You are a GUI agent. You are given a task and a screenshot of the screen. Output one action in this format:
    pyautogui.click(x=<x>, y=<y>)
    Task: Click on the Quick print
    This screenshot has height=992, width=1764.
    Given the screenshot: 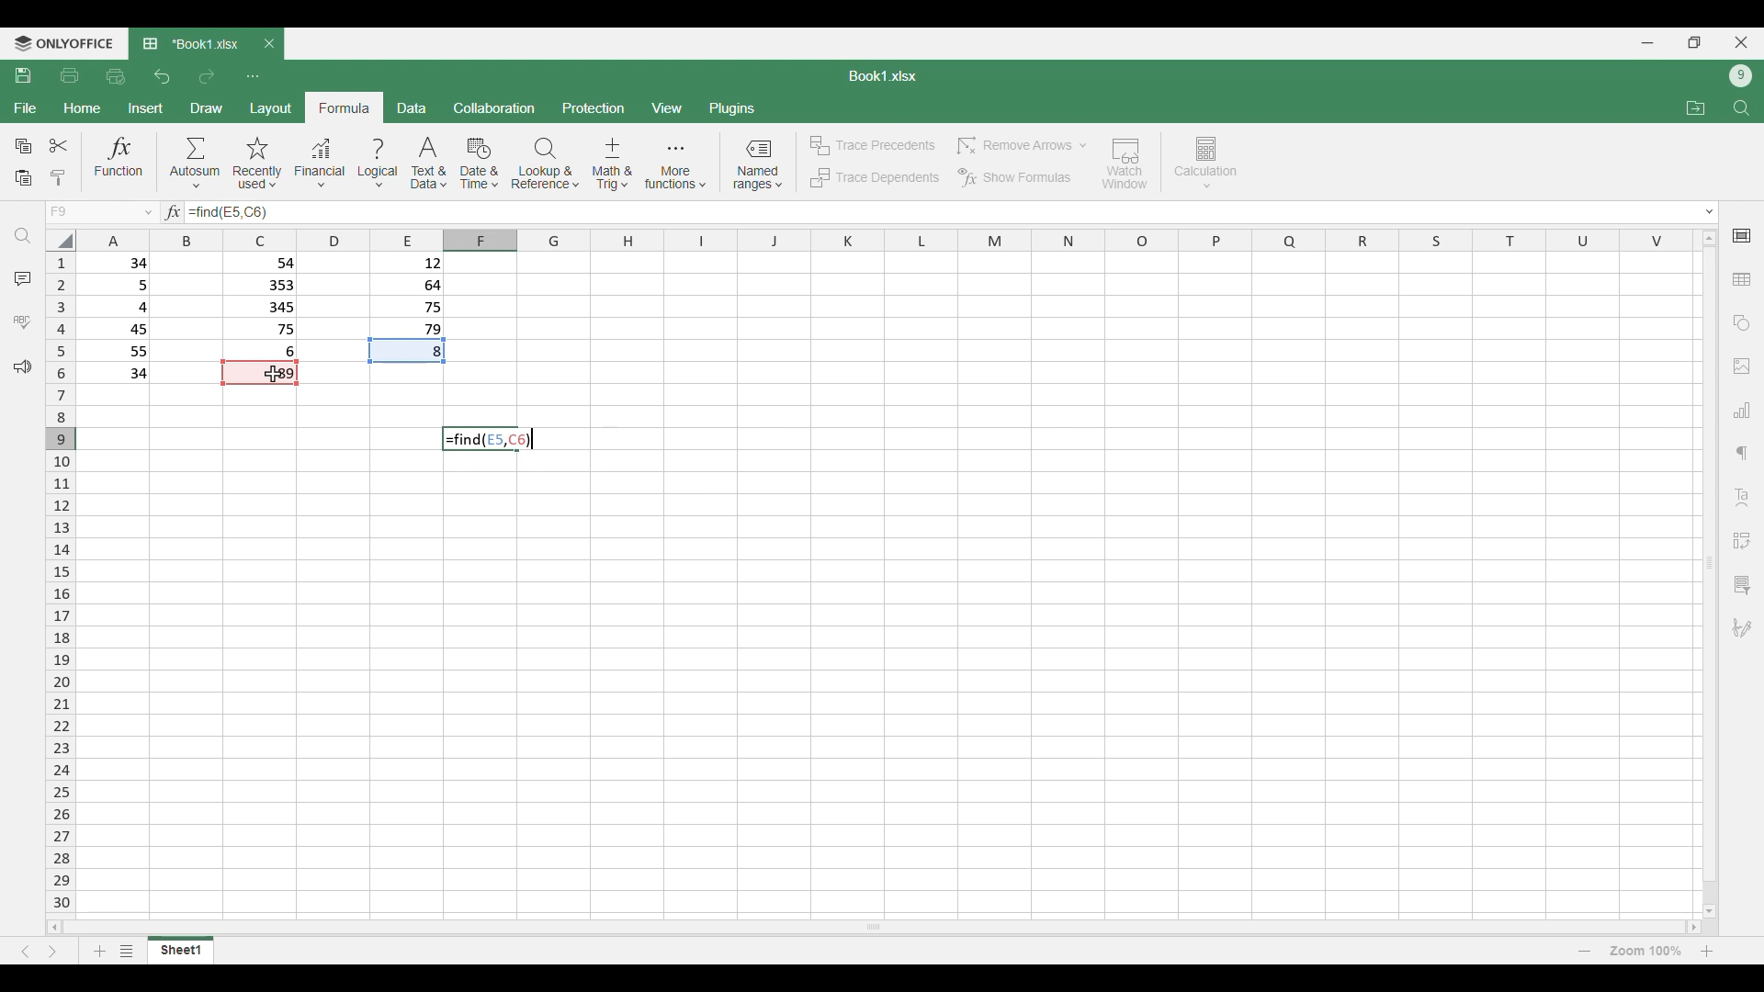 What is the action you would take?
    pyautogui.click(x=116, y=77)
    